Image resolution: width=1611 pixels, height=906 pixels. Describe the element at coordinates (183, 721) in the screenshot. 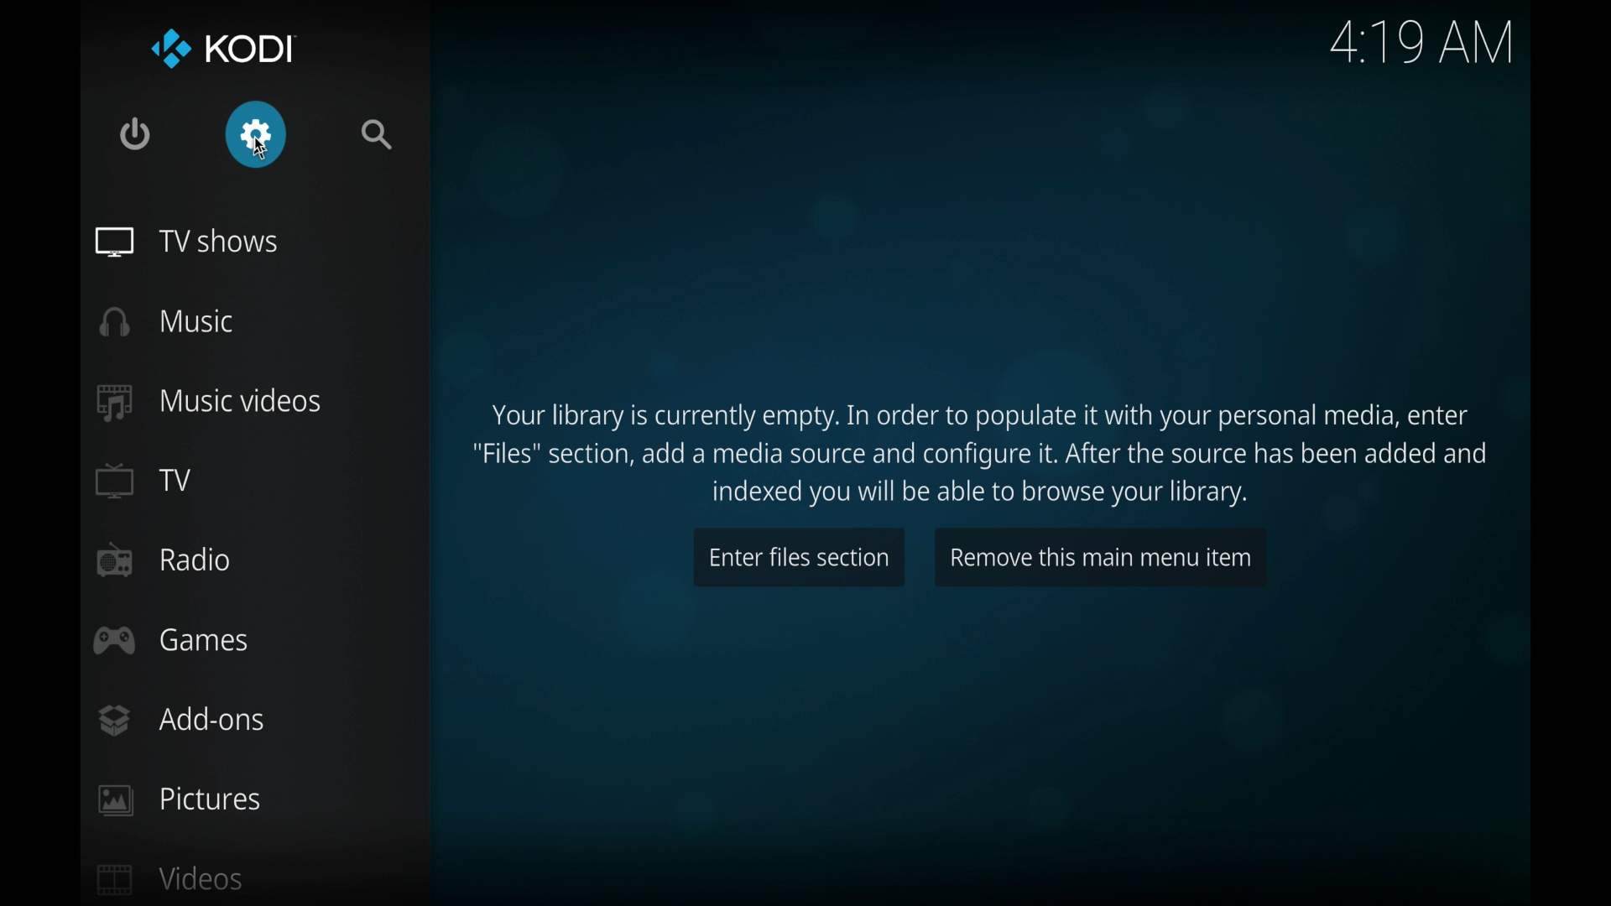

I see `add-ons` at that location.